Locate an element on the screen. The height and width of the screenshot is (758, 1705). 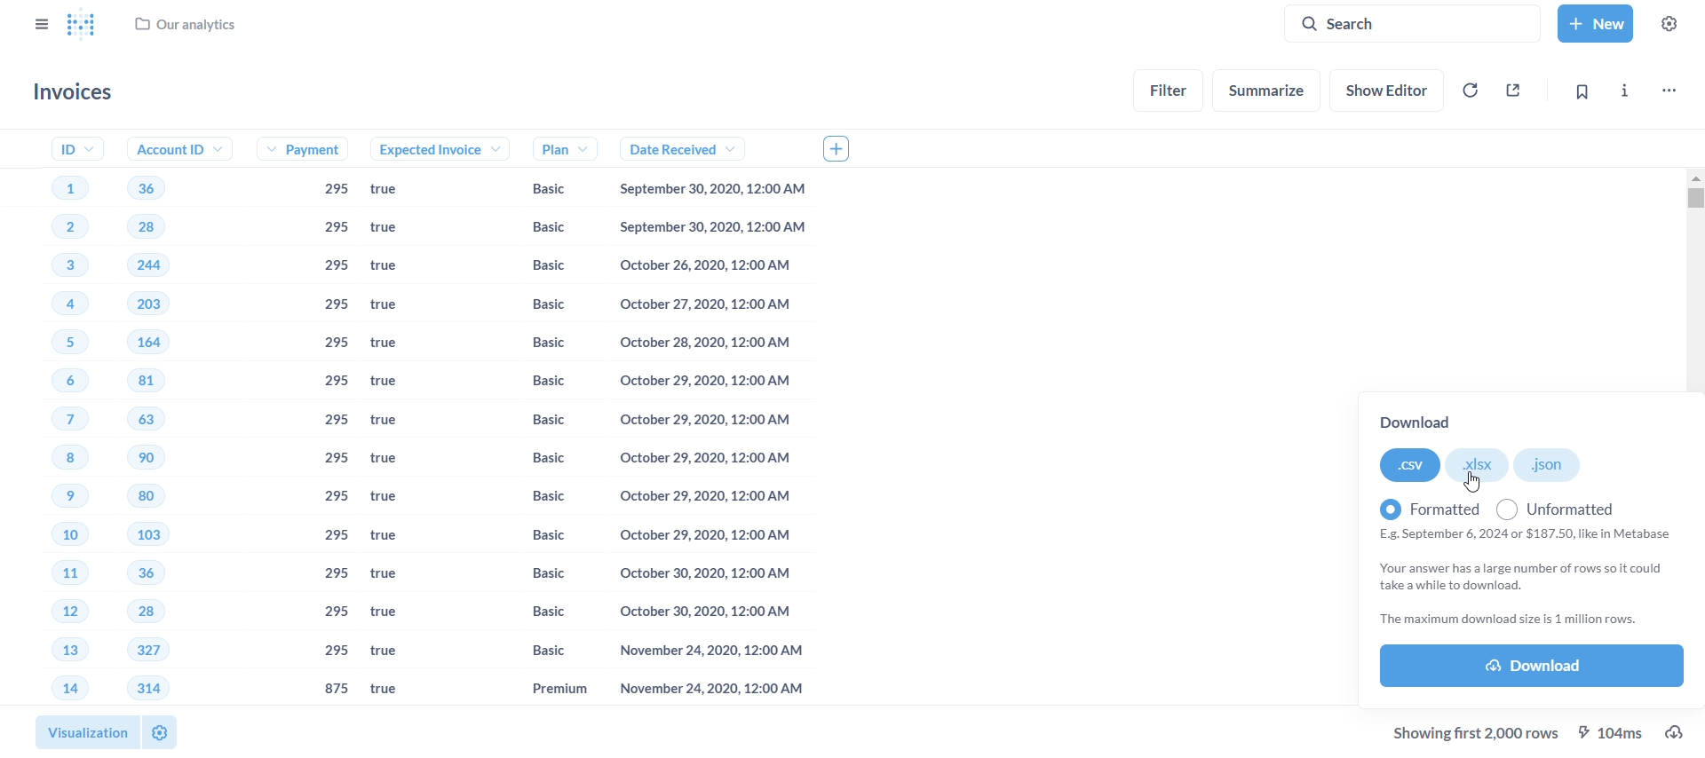
63 is located at coordinates (153, 418).